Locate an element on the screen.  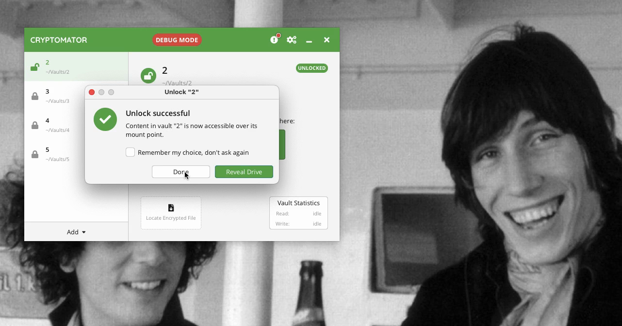
Loading is located at coordinates (147, 76).